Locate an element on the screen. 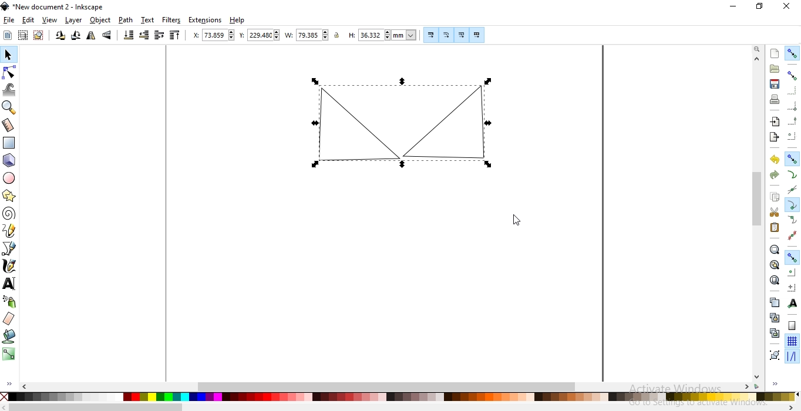 The image size is (801, 411). objects is located at coordinates (102, 20).